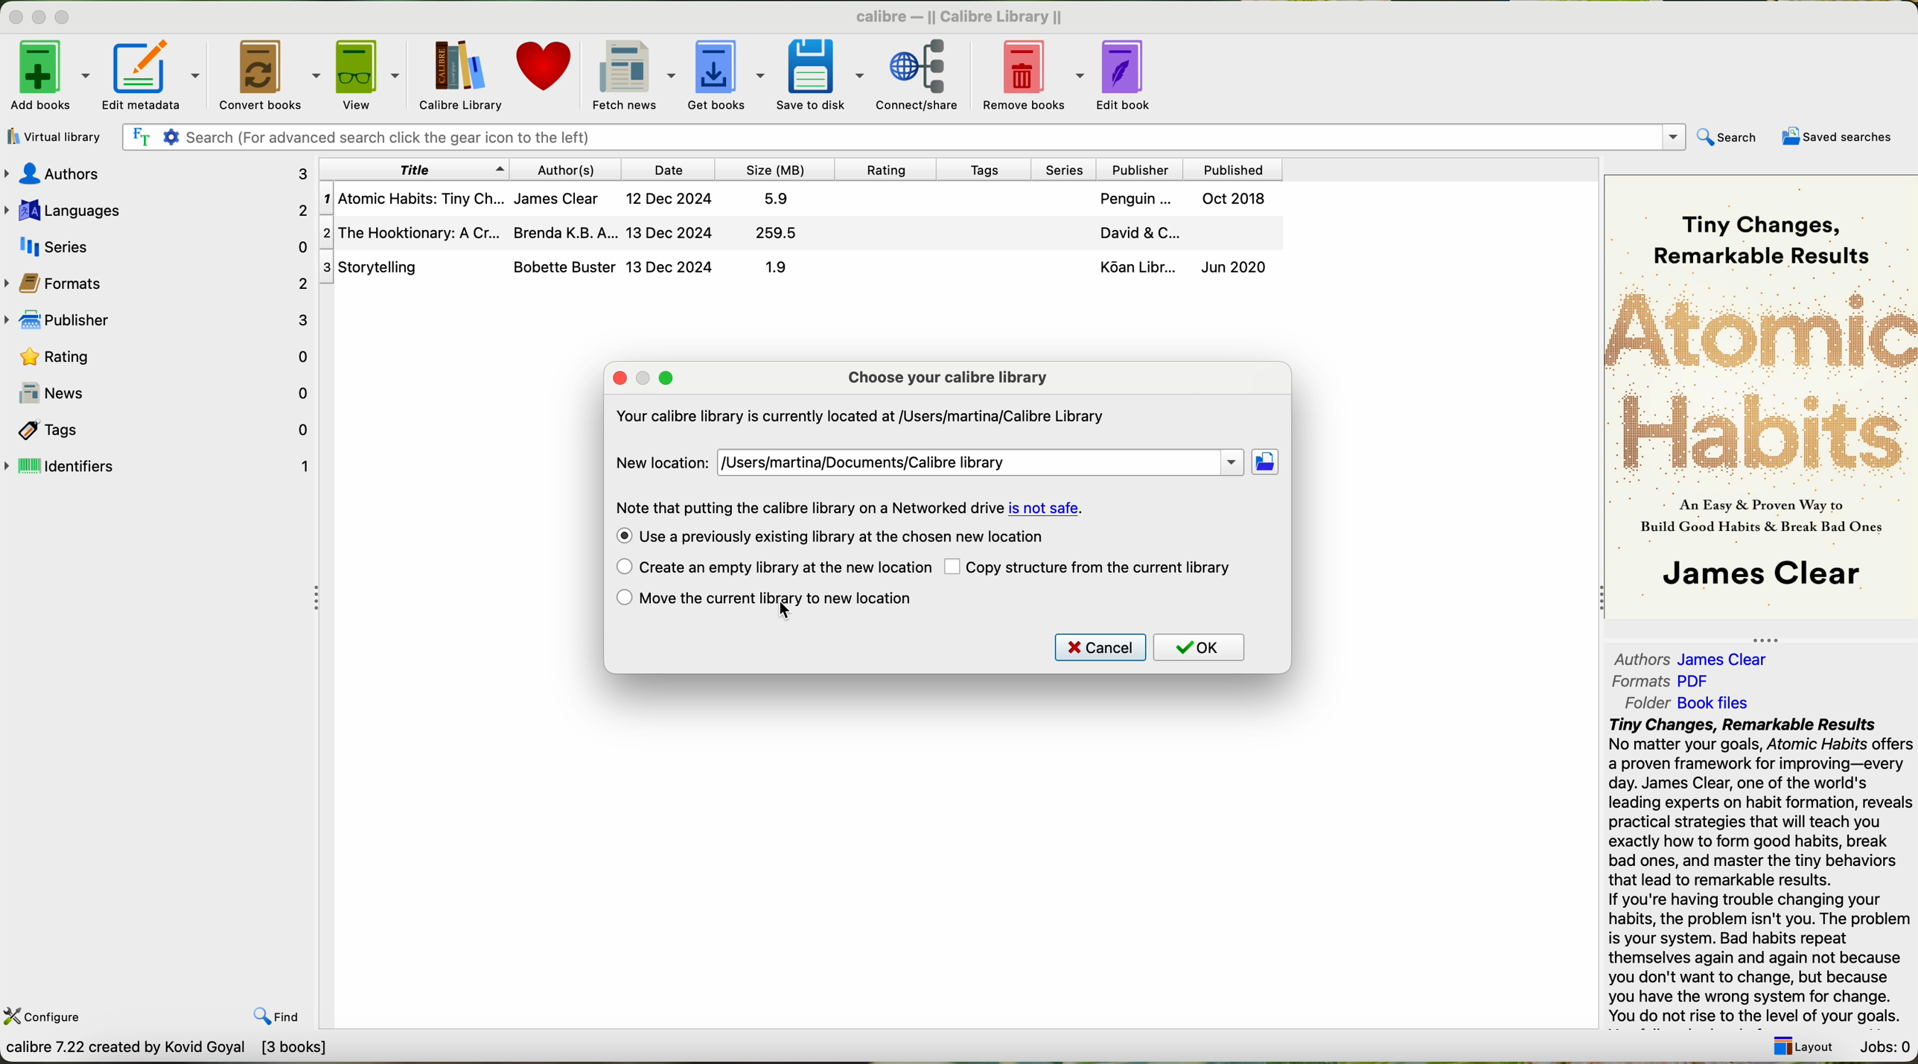  I want to click on languages, so click(157, 208).